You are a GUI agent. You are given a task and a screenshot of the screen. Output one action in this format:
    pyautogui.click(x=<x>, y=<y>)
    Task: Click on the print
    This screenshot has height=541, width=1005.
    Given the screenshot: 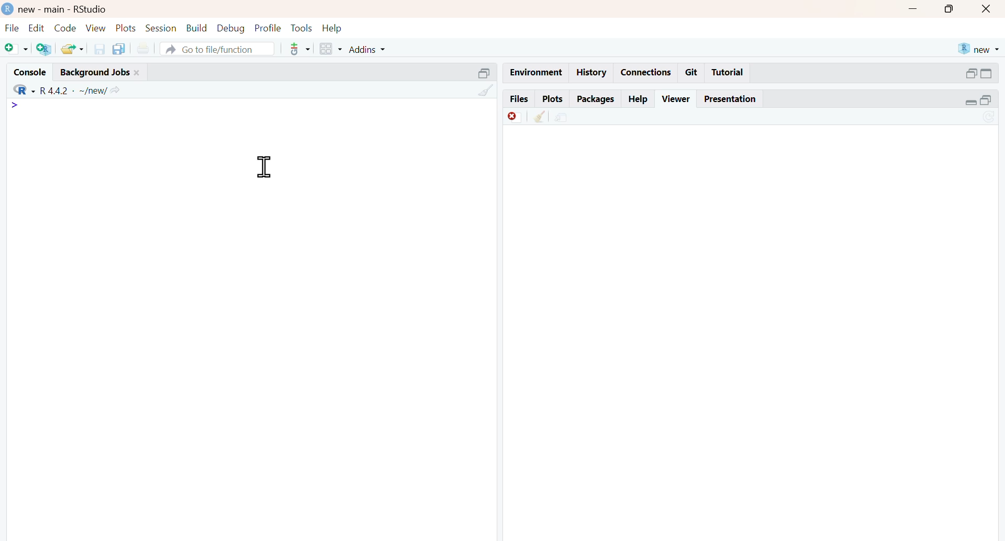 What is the action you would take?
    pyautogui.click(x=143, y=49)
    